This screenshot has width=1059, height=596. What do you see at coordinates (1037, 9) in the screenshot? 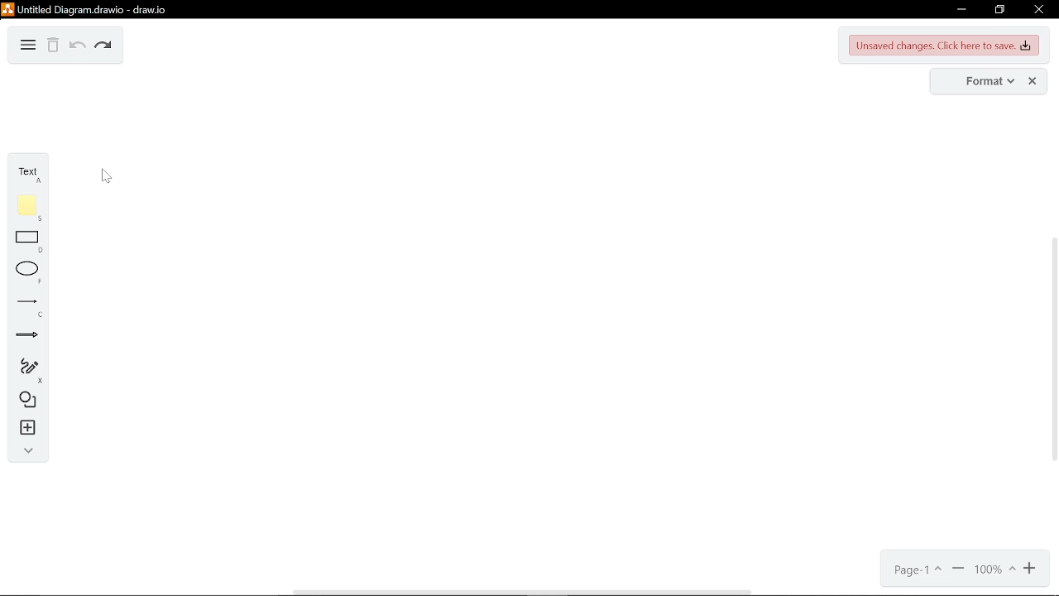
I see `close` at bounding box center [1037, 9].